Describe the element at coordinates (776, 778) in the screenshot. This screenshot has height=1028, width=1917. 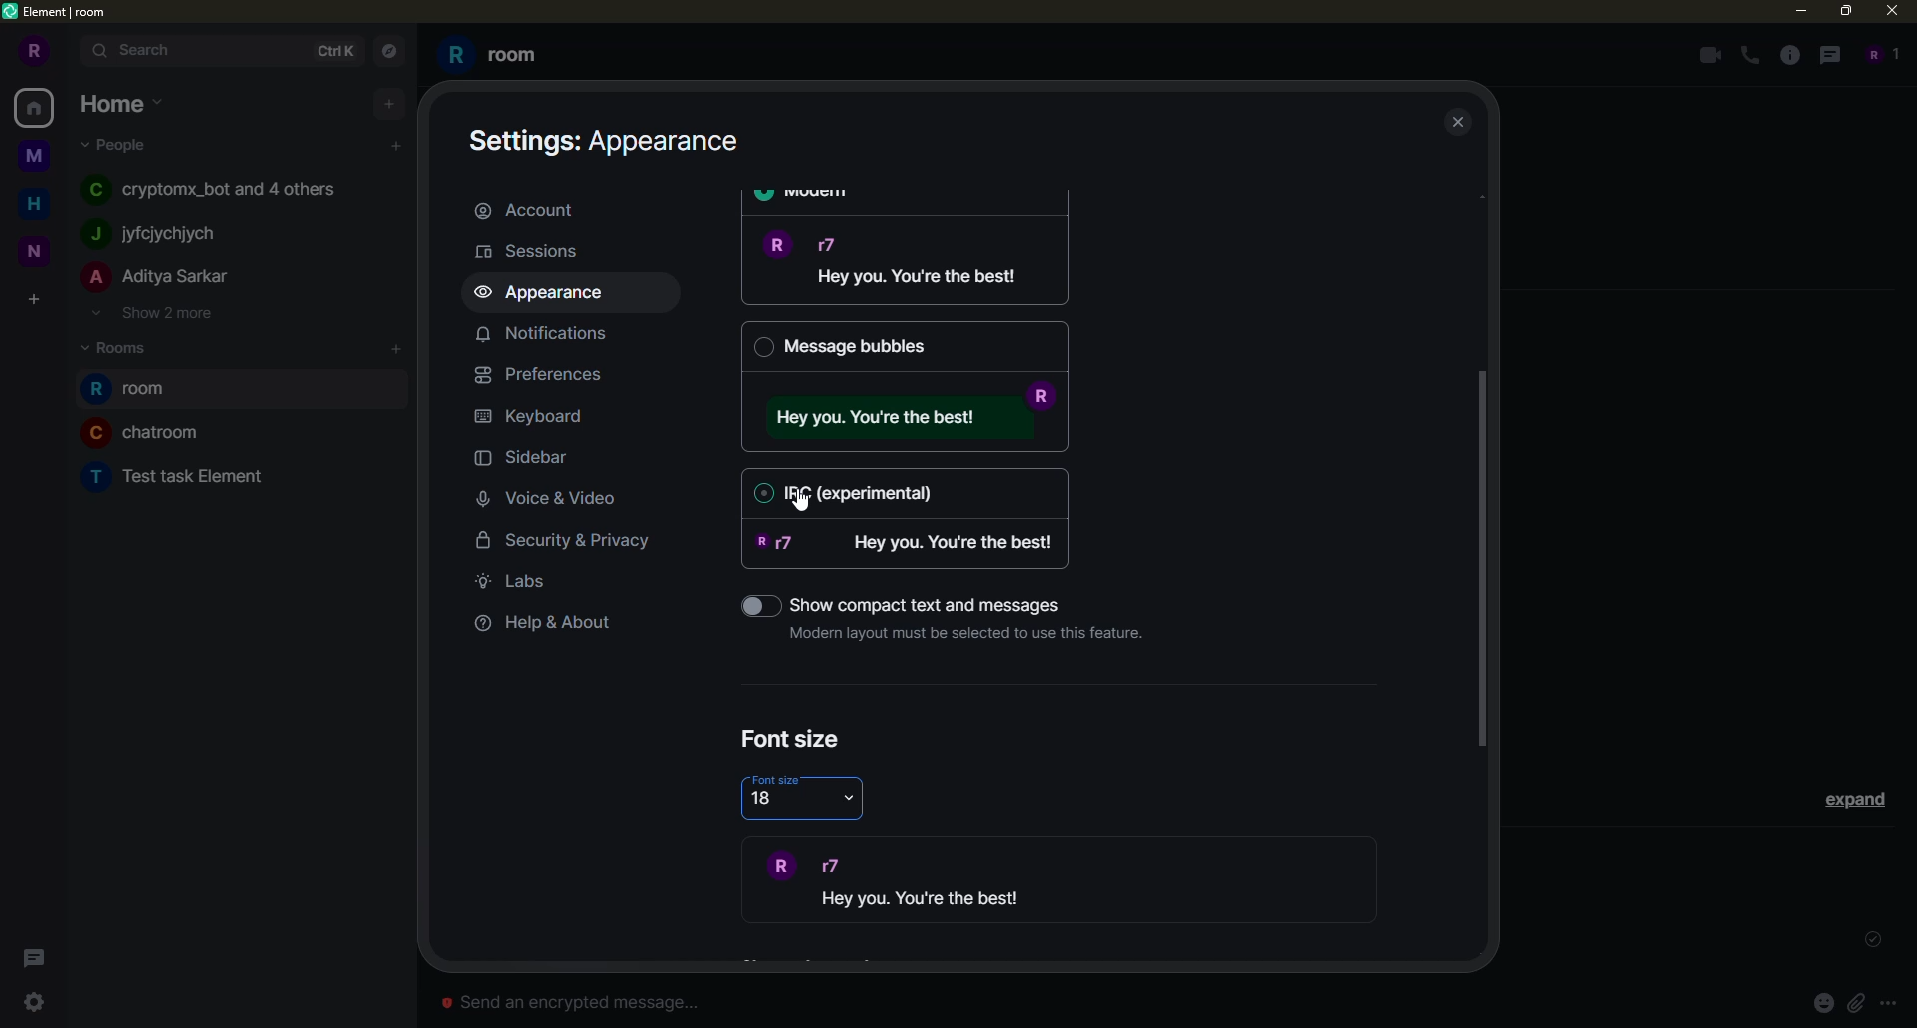
I see `font size` at that location.